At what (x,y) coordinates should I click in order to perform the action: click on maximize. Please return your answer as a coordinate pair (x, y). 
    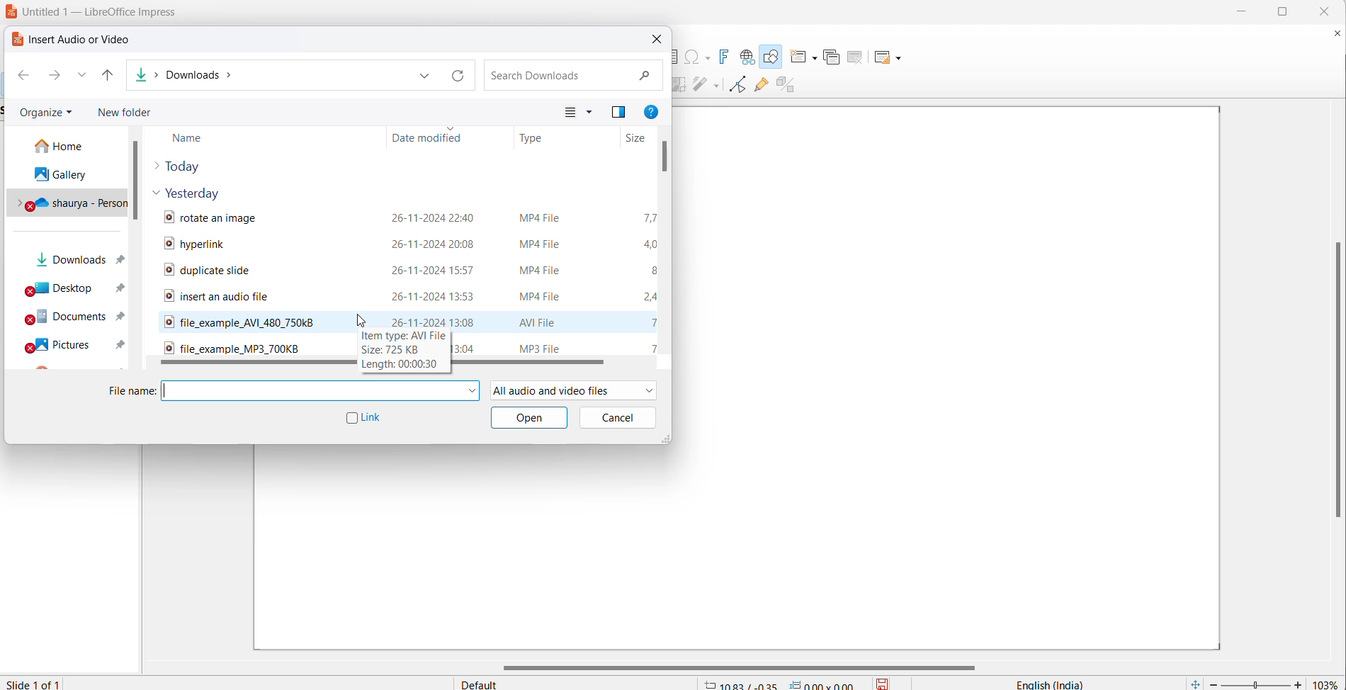
    Looking at the image, I should click on (1285, 13).